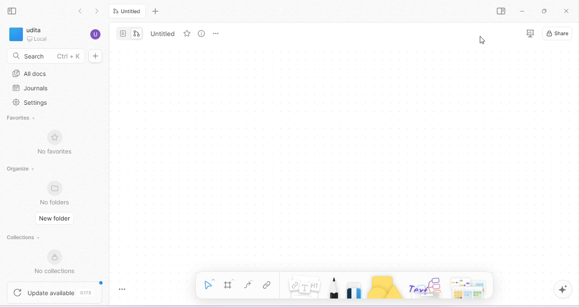 This screenshot has width=579, height=307. Describe the element at coordinates (482, 40) in the screenshot. I see `cursor` at that location.